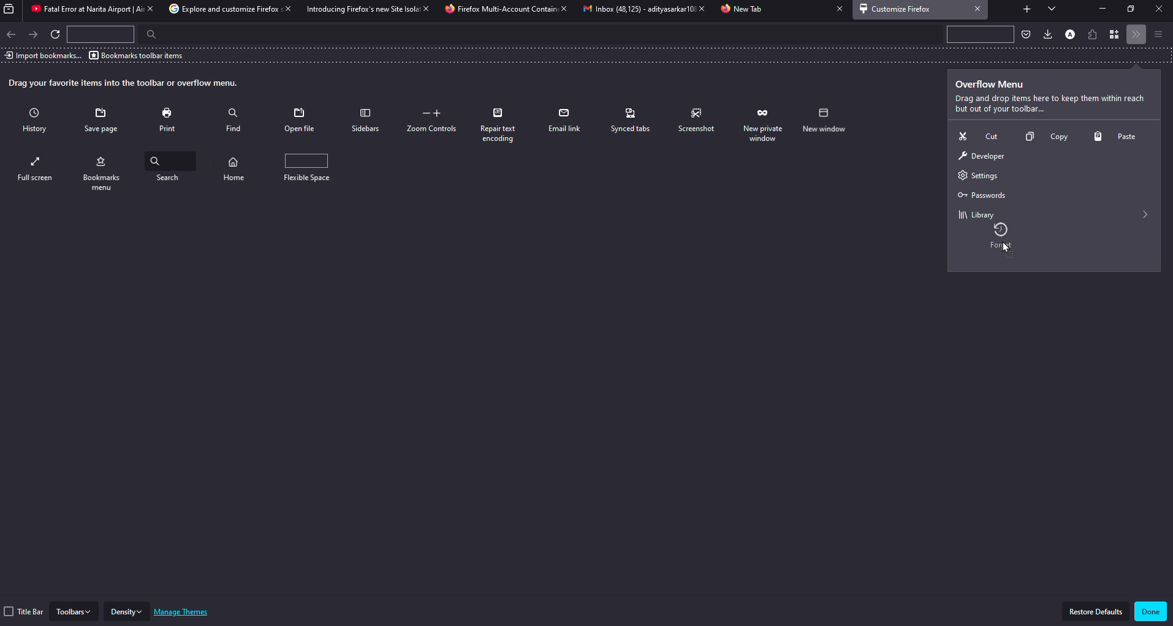 The height and width of the screenshot is (626, 1173). What do you see at coordinates (1131, 9) in the screenshot?
I see `maximize` at bounding box center [1131, 9].